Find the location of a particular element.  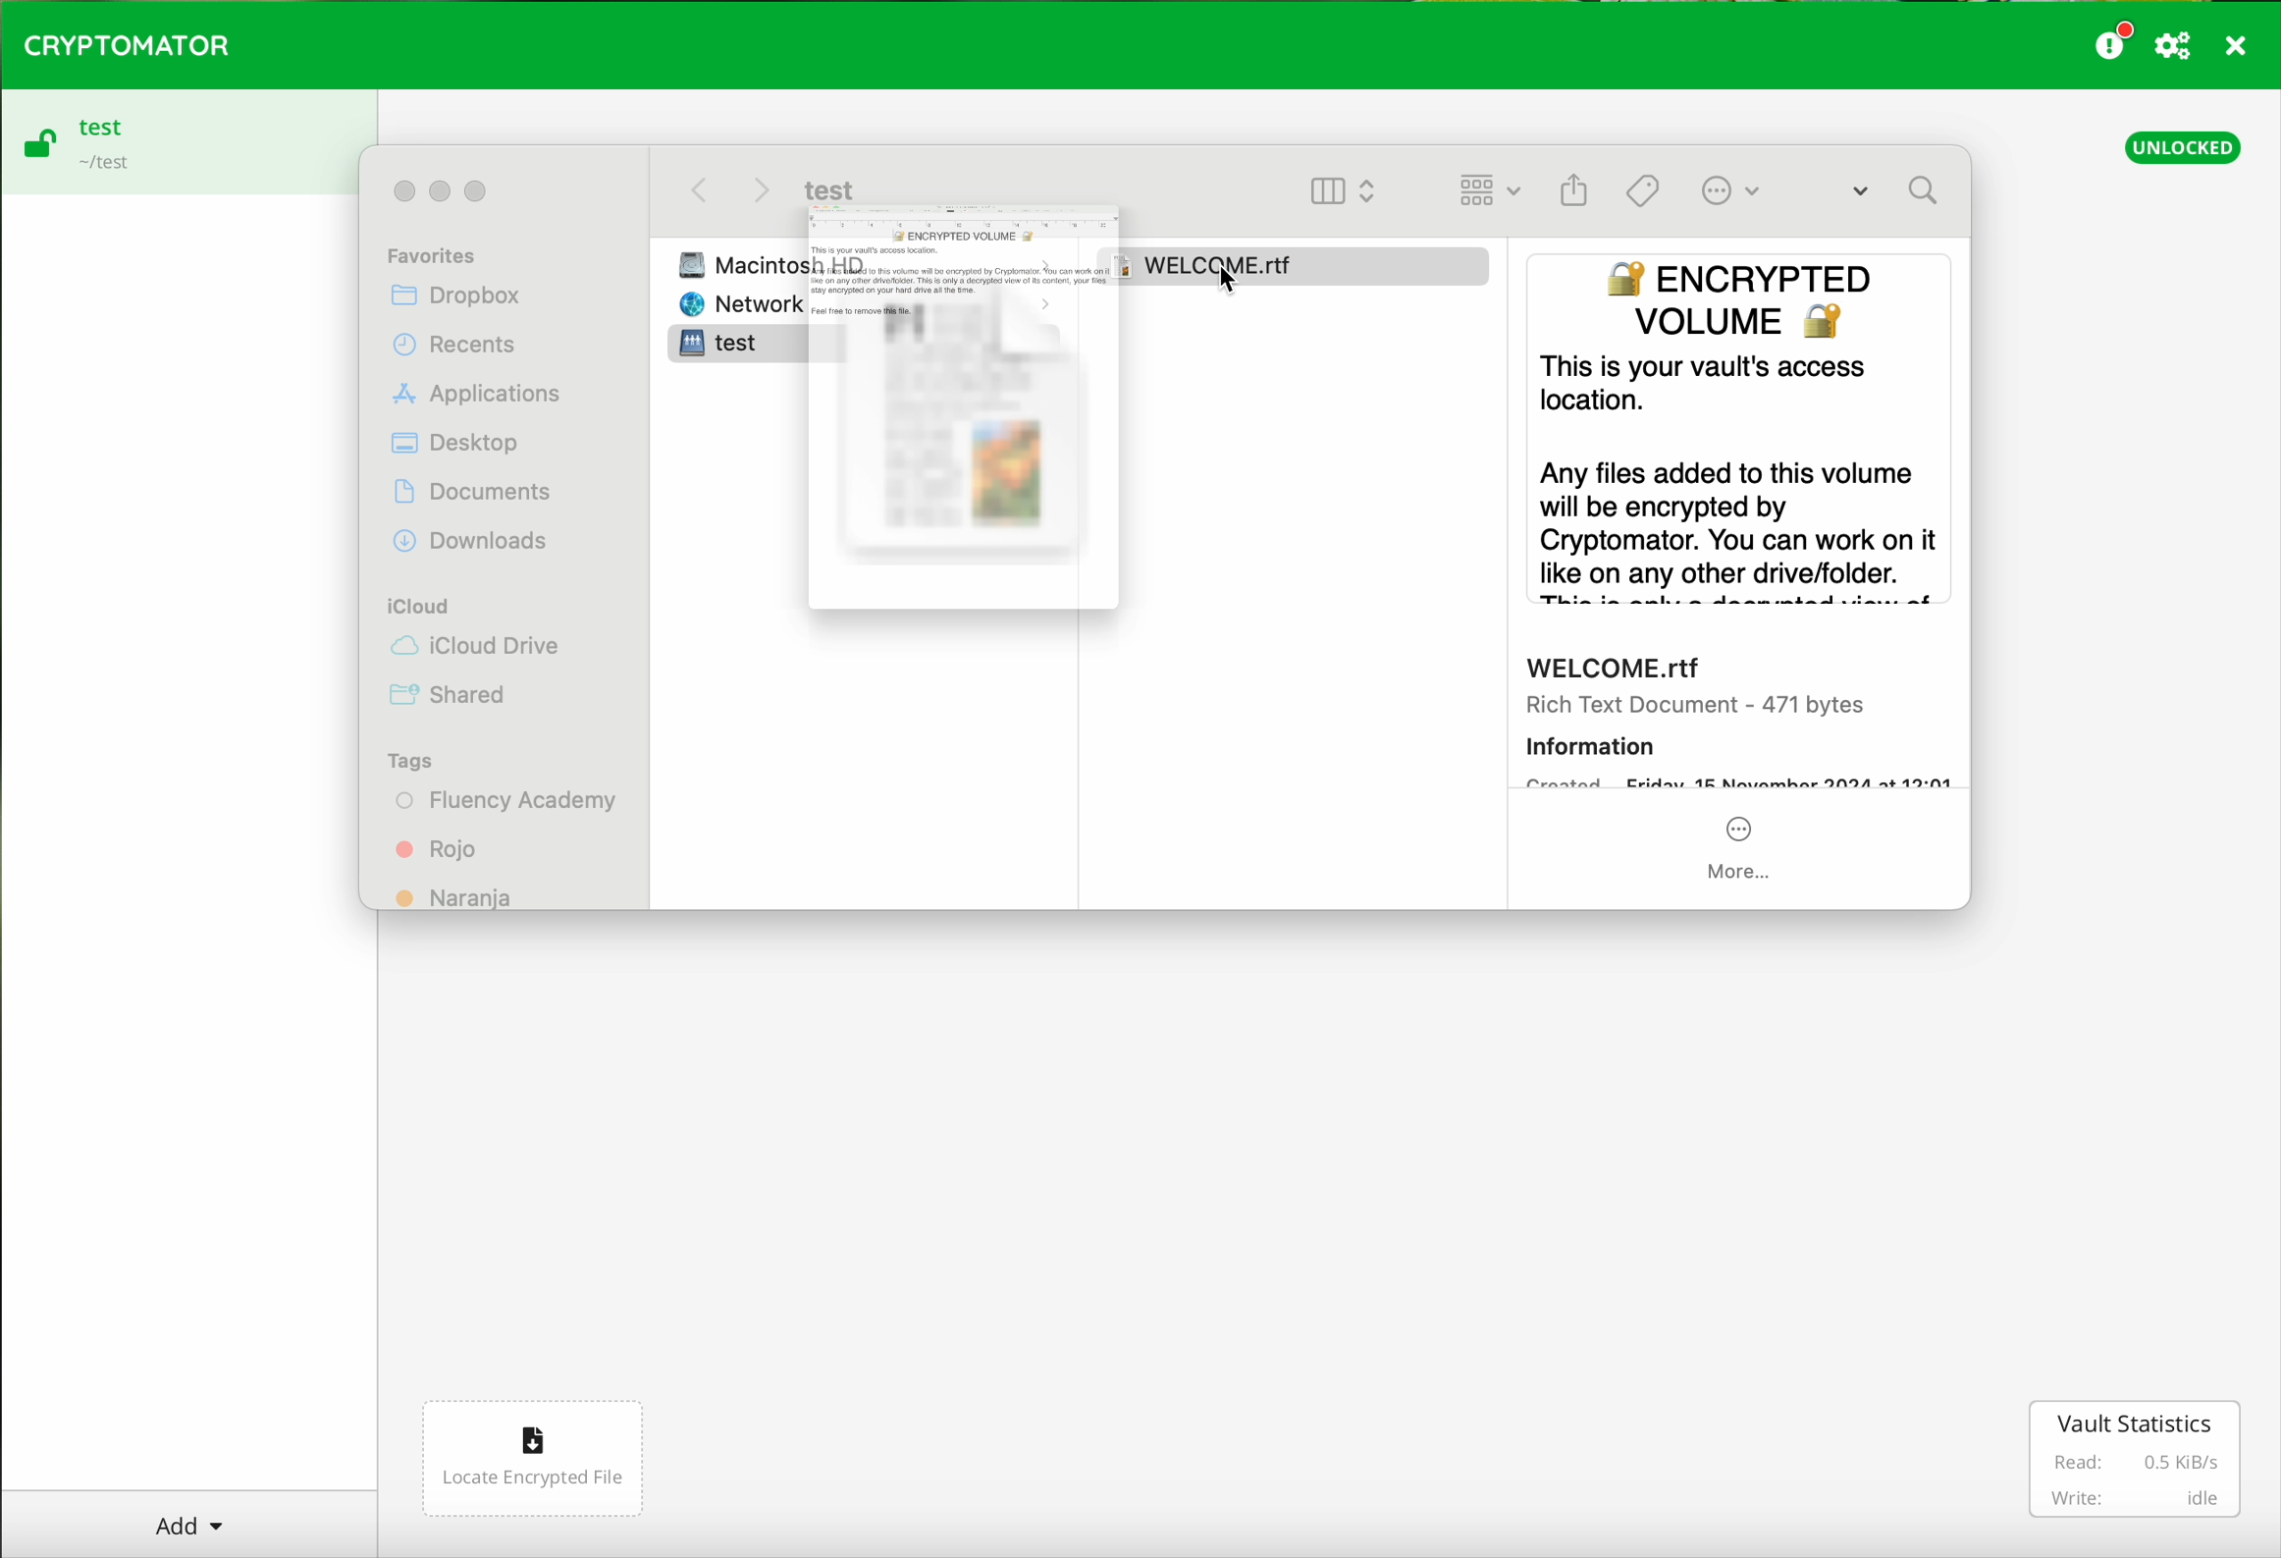

Welcome.rtf is located at coordinates (1299, 260).